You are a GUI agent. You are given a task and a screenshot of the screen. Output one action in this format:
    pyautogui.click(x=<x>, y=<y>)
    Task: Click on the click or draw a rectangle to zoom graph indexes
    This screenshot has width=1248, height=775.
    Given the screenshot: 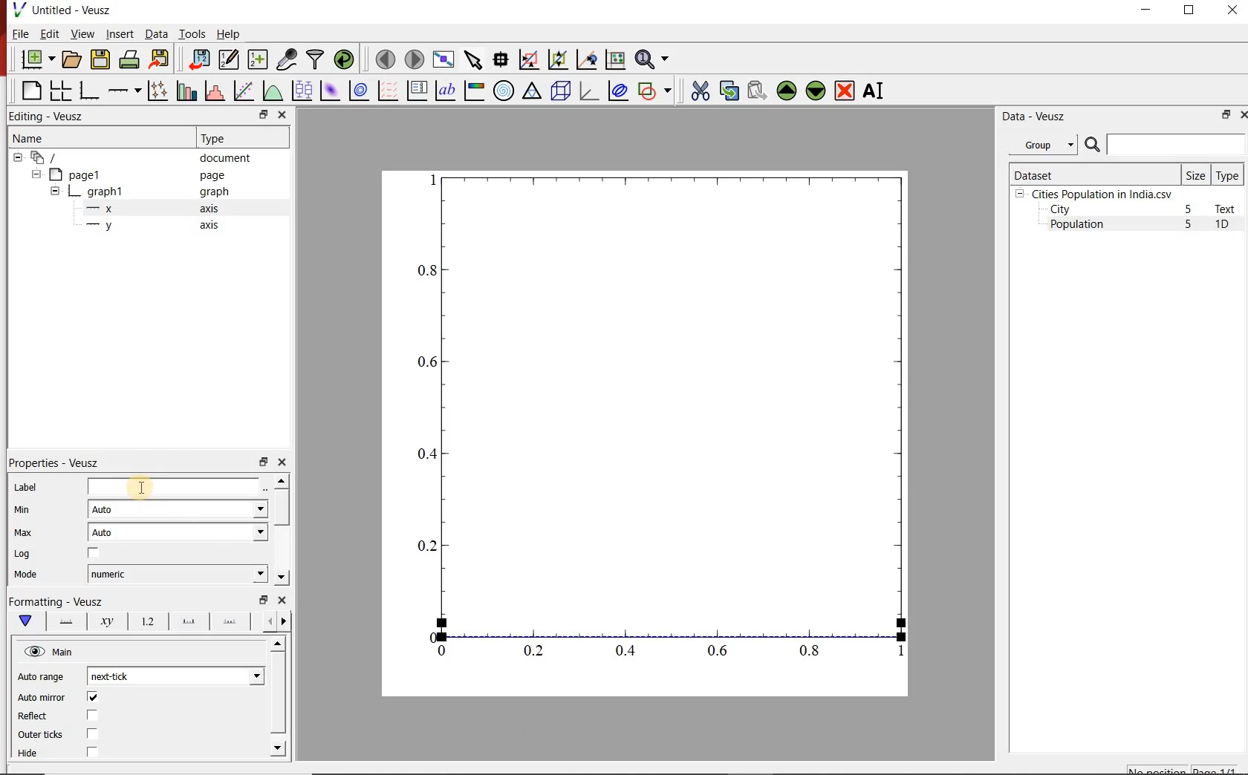 What is the action you would take?
    pyautogui.click(x=527, y=59)
    